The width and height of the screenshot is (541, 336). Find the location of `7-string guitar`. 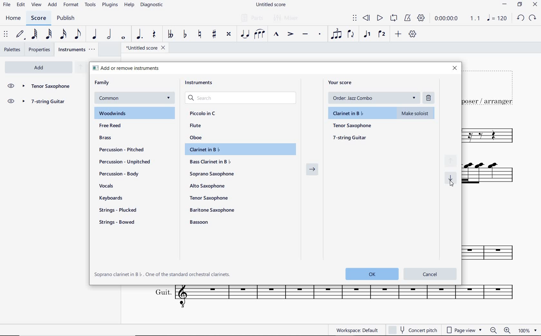

7-string guitar is located at coordinates (350, 137).